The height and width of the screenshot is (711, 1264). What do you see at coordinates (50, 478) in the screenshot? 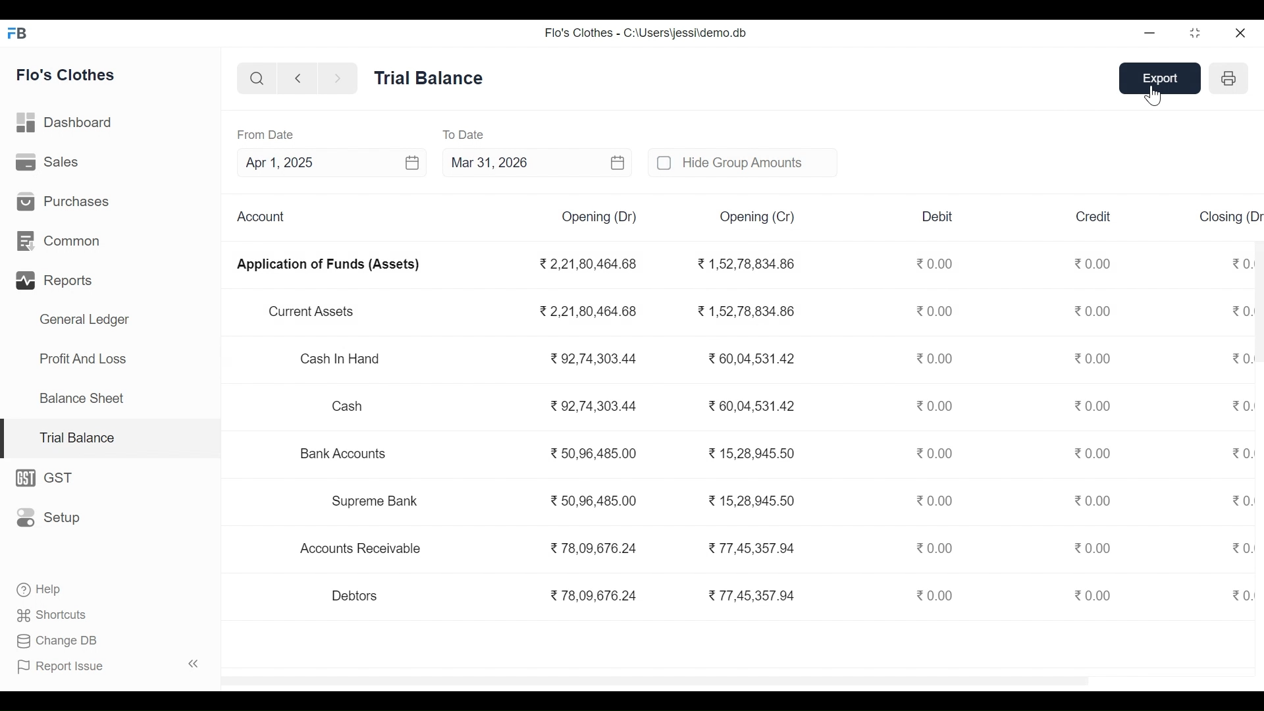
I see `GST` at bounding box center [50, 478].